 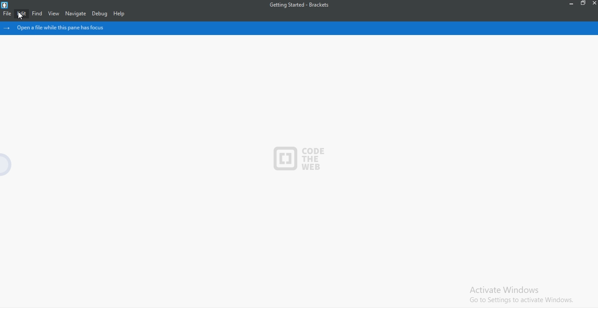 I want to click on close, so click(x=594, y=5).